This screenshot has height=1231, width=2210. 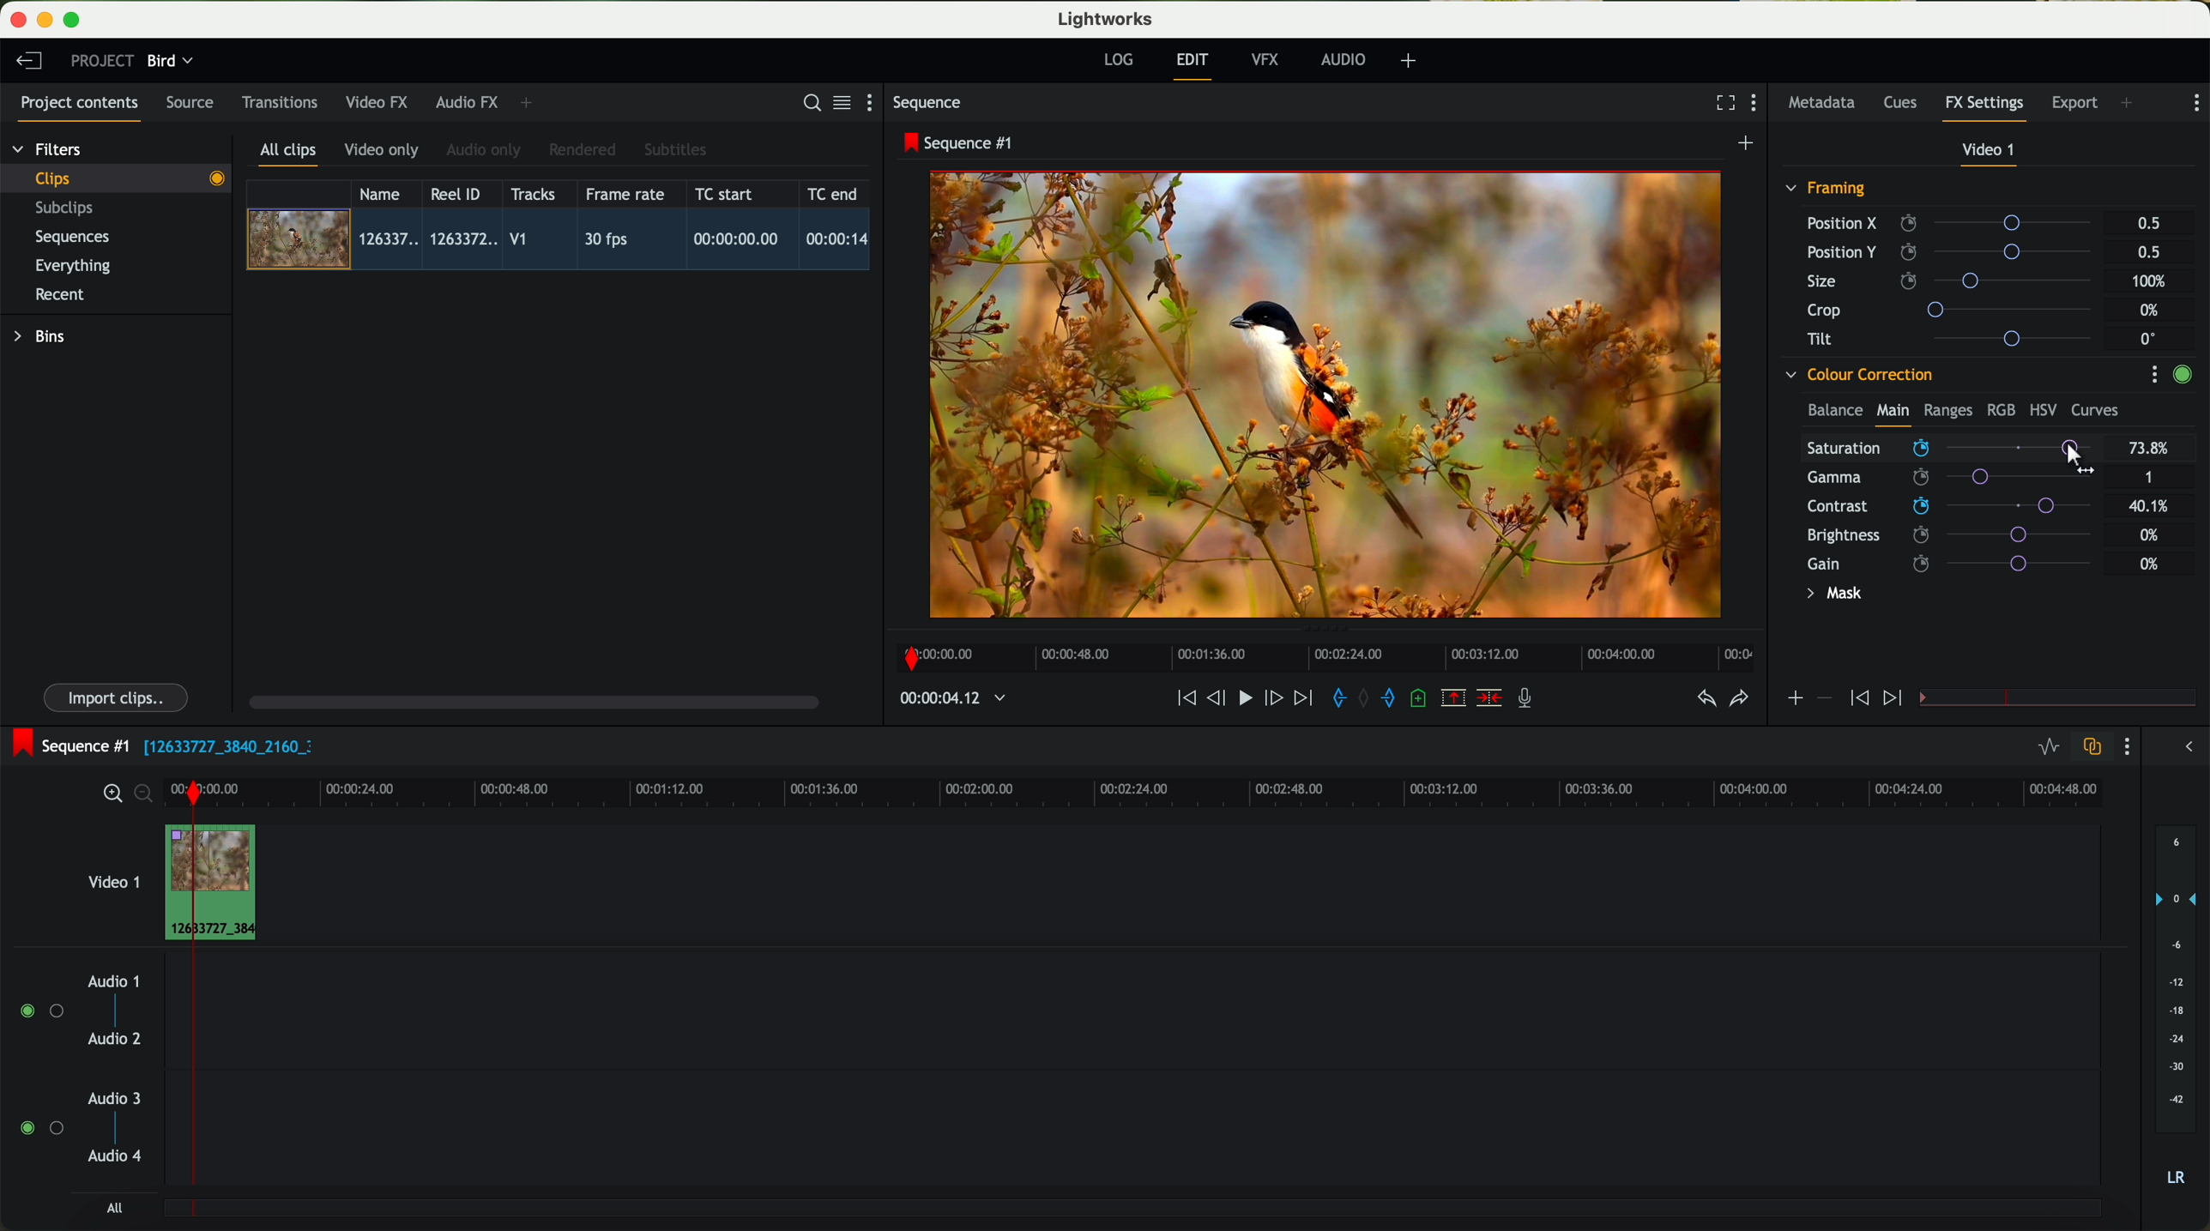 What do you see at coordinates (1990, 154) in the screenshot?
I see `video 1` at bounding box center [1990, 154].